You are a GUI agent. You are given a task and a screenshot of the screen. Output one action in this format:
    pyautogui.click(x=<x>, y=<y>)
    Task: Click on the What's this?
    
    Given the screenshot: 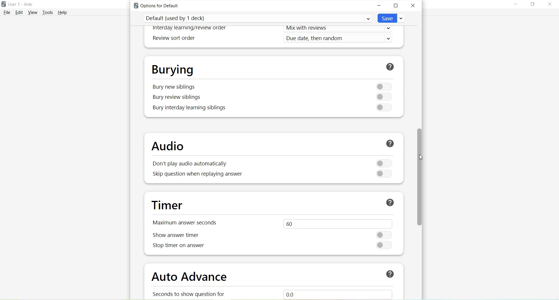 What is the action you would take?
    pyautogui.click(x=391, y=66)
    